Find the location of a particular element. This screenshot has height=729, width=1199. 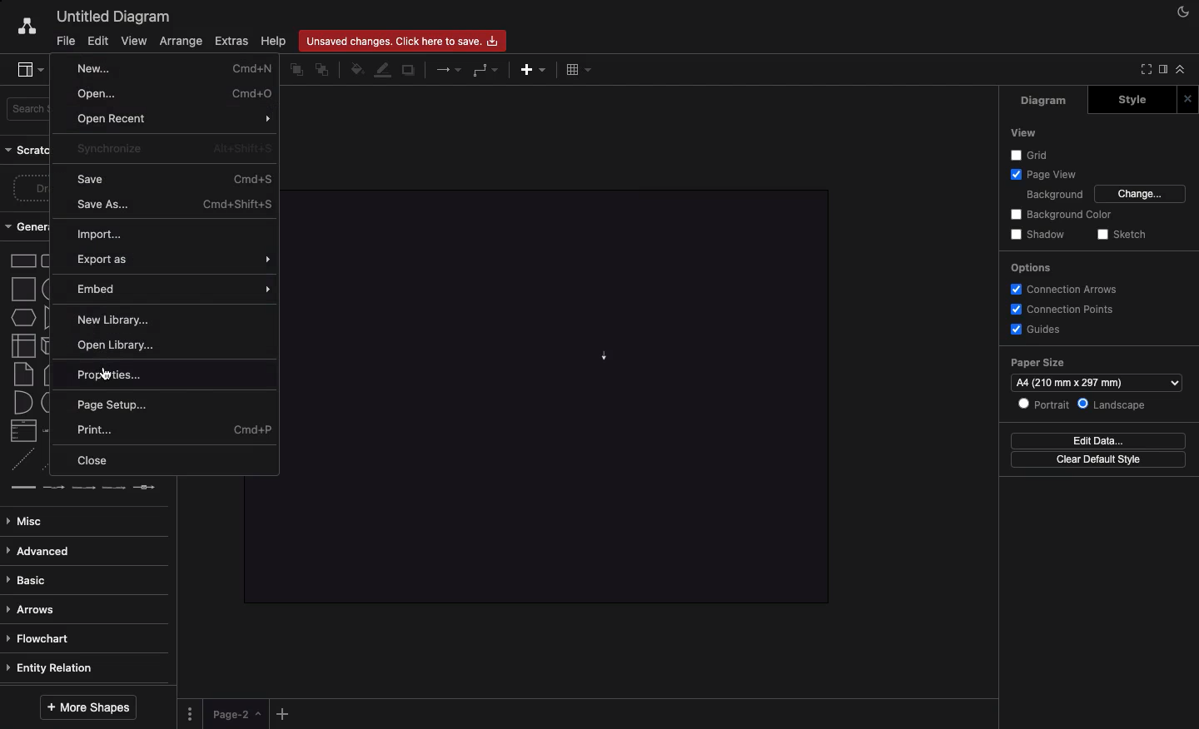

Guides is located at coordinates (1034, 328).